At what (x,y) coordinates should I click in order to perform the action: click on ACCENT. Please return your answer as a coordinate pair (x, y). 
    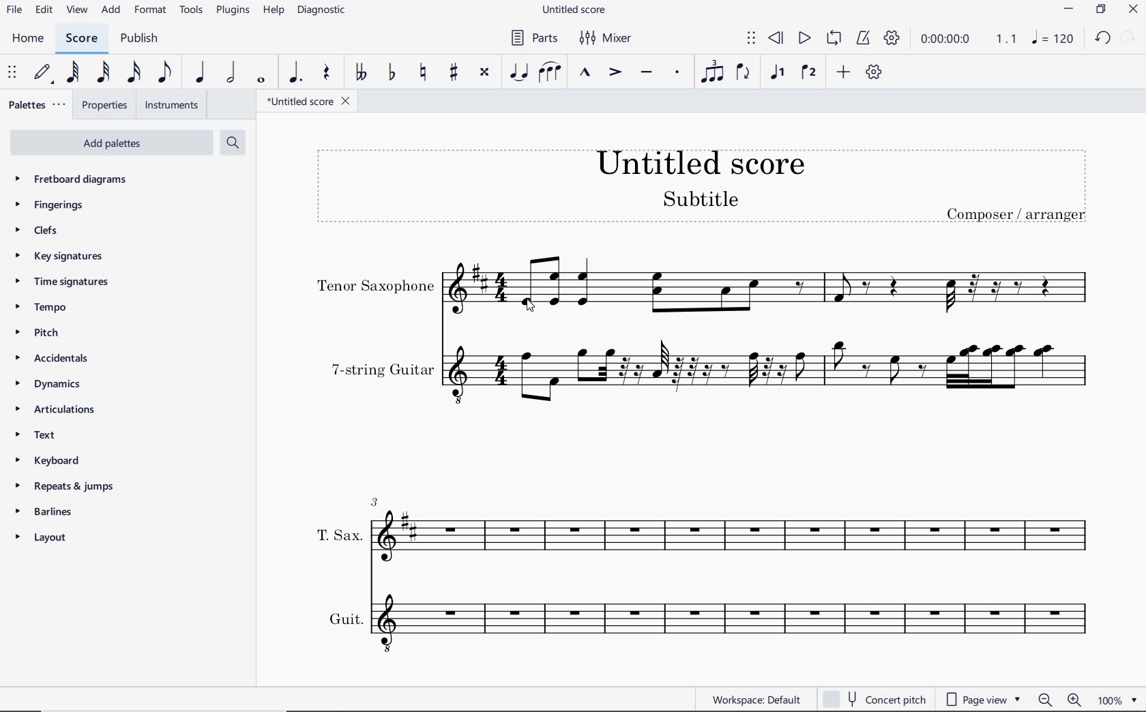
    Looking at the image, I should click on (613, 74).